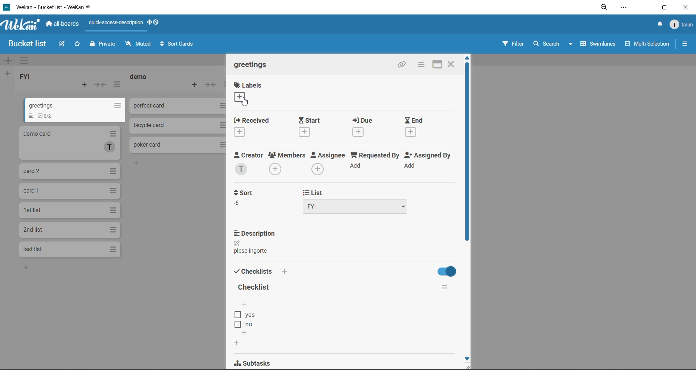  Describe the element at coordinates (597, 45) in the screenshot. I see `swimlanes` at that location.